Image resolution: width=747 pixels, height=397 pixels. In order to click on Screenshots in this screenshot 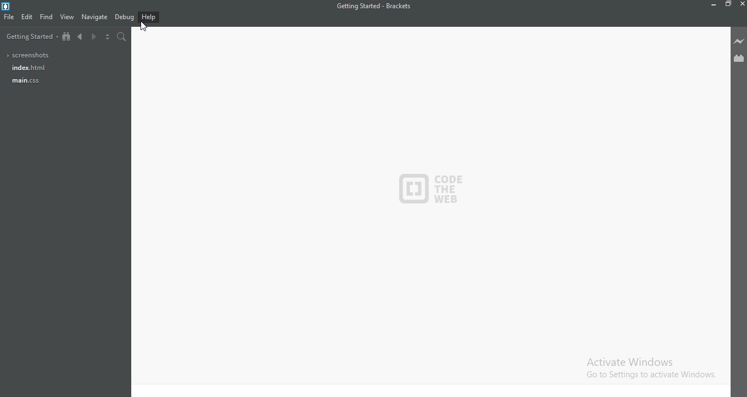, I will do `click(33, 56)`.